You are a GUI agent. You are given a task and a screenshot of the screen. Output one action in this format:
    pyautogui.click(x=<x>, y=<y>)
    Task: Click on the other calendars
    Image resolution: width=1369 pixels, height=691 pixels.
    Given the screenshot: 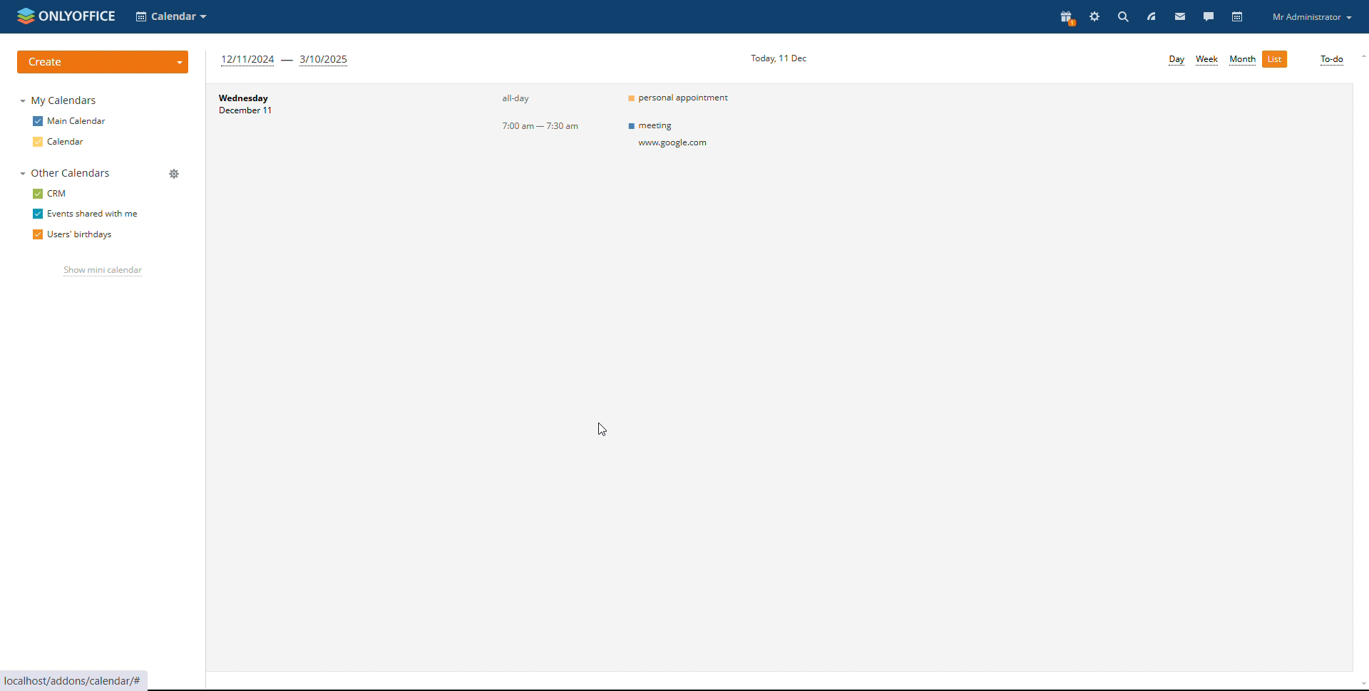 What is the action you would take?
    pyautogui.click(x=66, y=172)
    